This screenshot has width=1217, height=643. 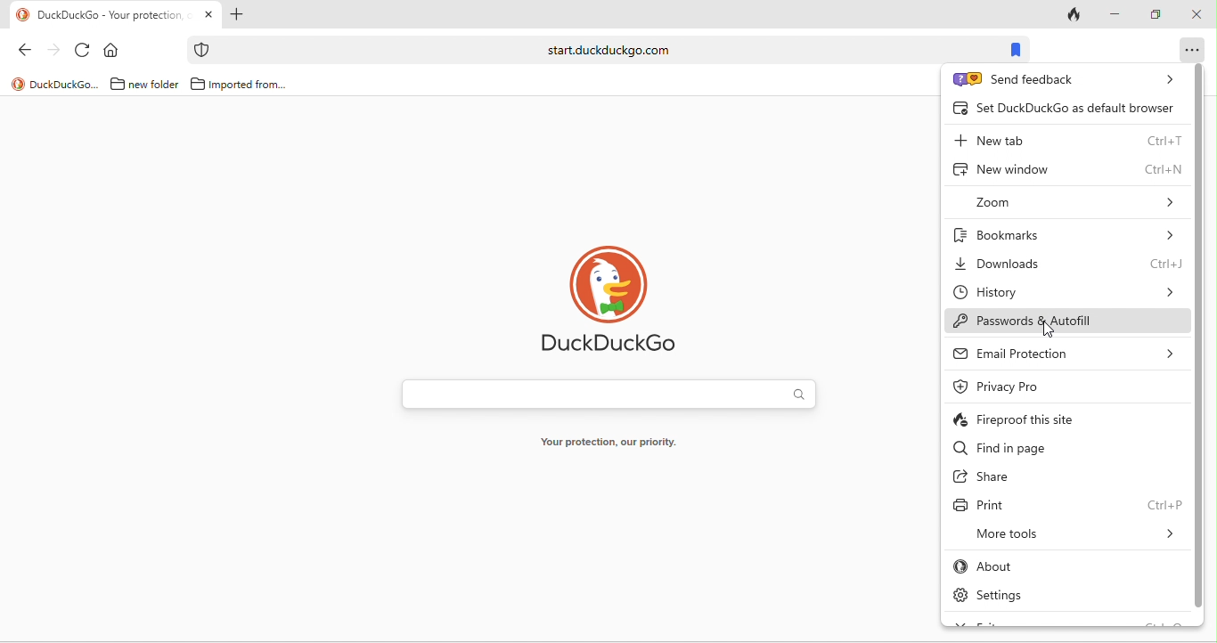 What do you see at coordinates (1066, 267) in the screenshot?
I see `downloads` at bounding box center [1066, 267].